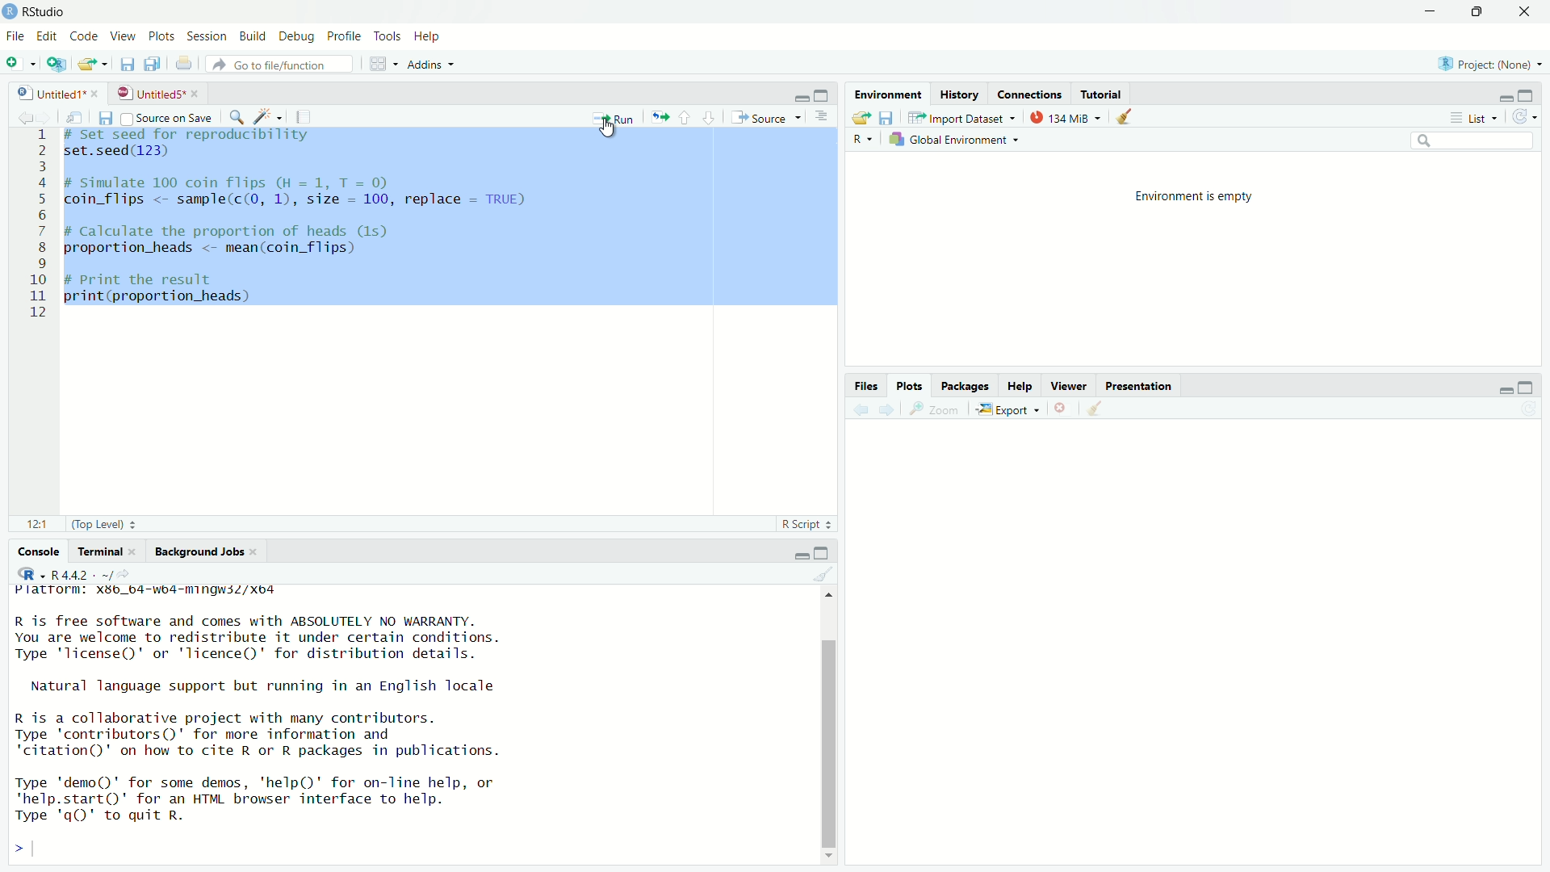 This screenshot has width=1550, height=872. Describe the element at coordinates (287, 735) in the screenshot. I see `R 1s a collaborative project with many contributors.
Type 'contributors()' for more information and
‘citation()' on how to cite R or R packages in publications.` at that location.